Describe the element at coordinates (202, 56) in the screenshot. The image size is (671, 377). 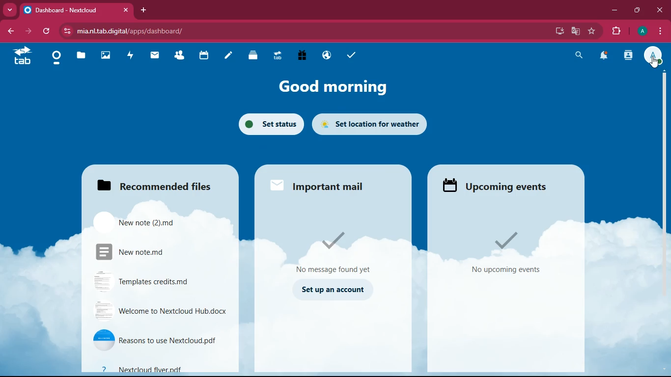
I see `calendar` at that location.